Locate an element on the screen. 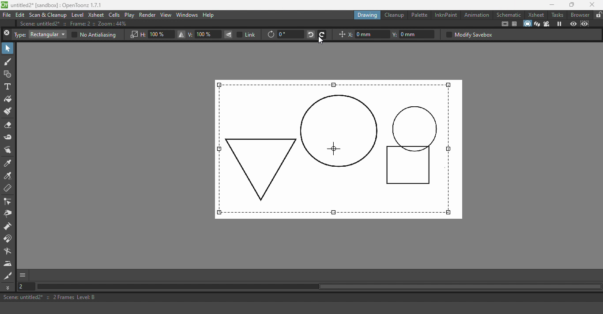  GUI show/hide is located at coordinates (23, 275).